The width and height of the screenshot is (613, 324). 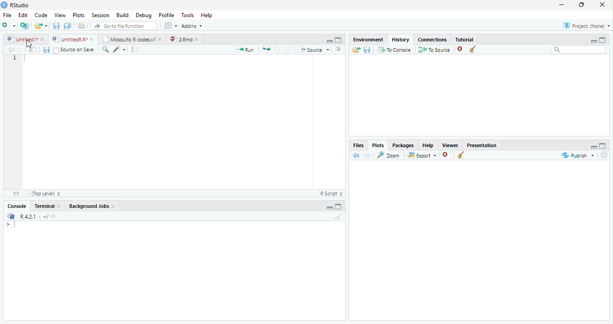 I want to click on Viewer, so click(x=451, y=144).